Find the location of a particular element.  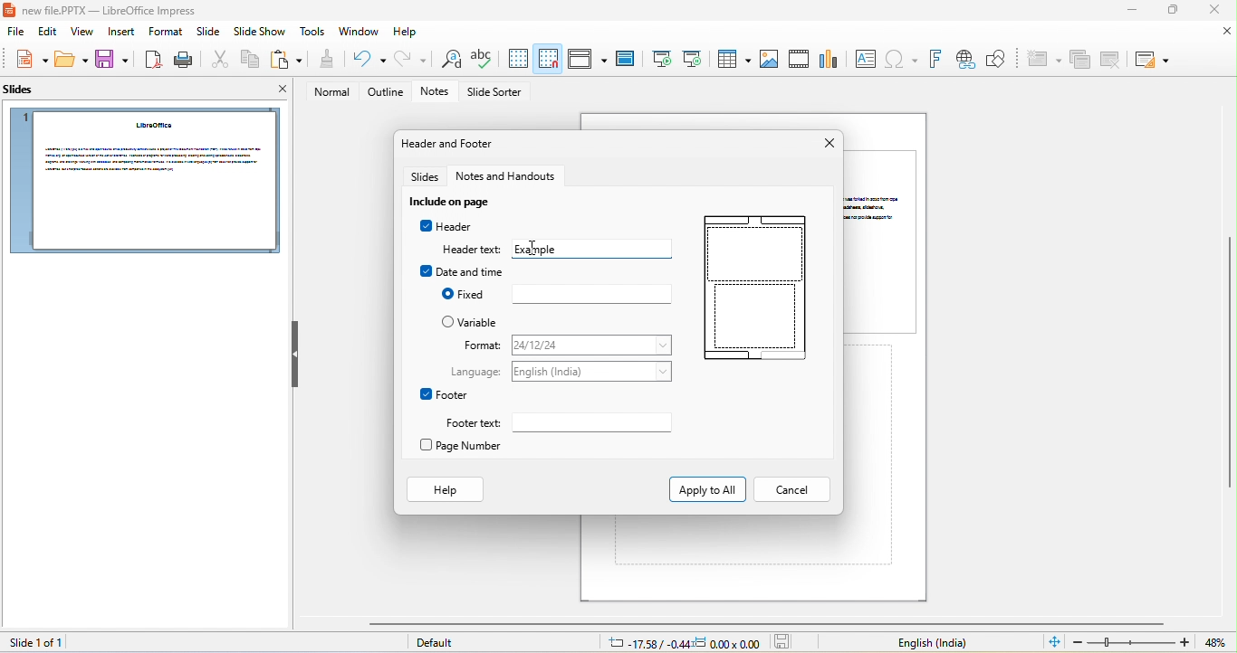

Header text: is located at coordinates (472, 250).